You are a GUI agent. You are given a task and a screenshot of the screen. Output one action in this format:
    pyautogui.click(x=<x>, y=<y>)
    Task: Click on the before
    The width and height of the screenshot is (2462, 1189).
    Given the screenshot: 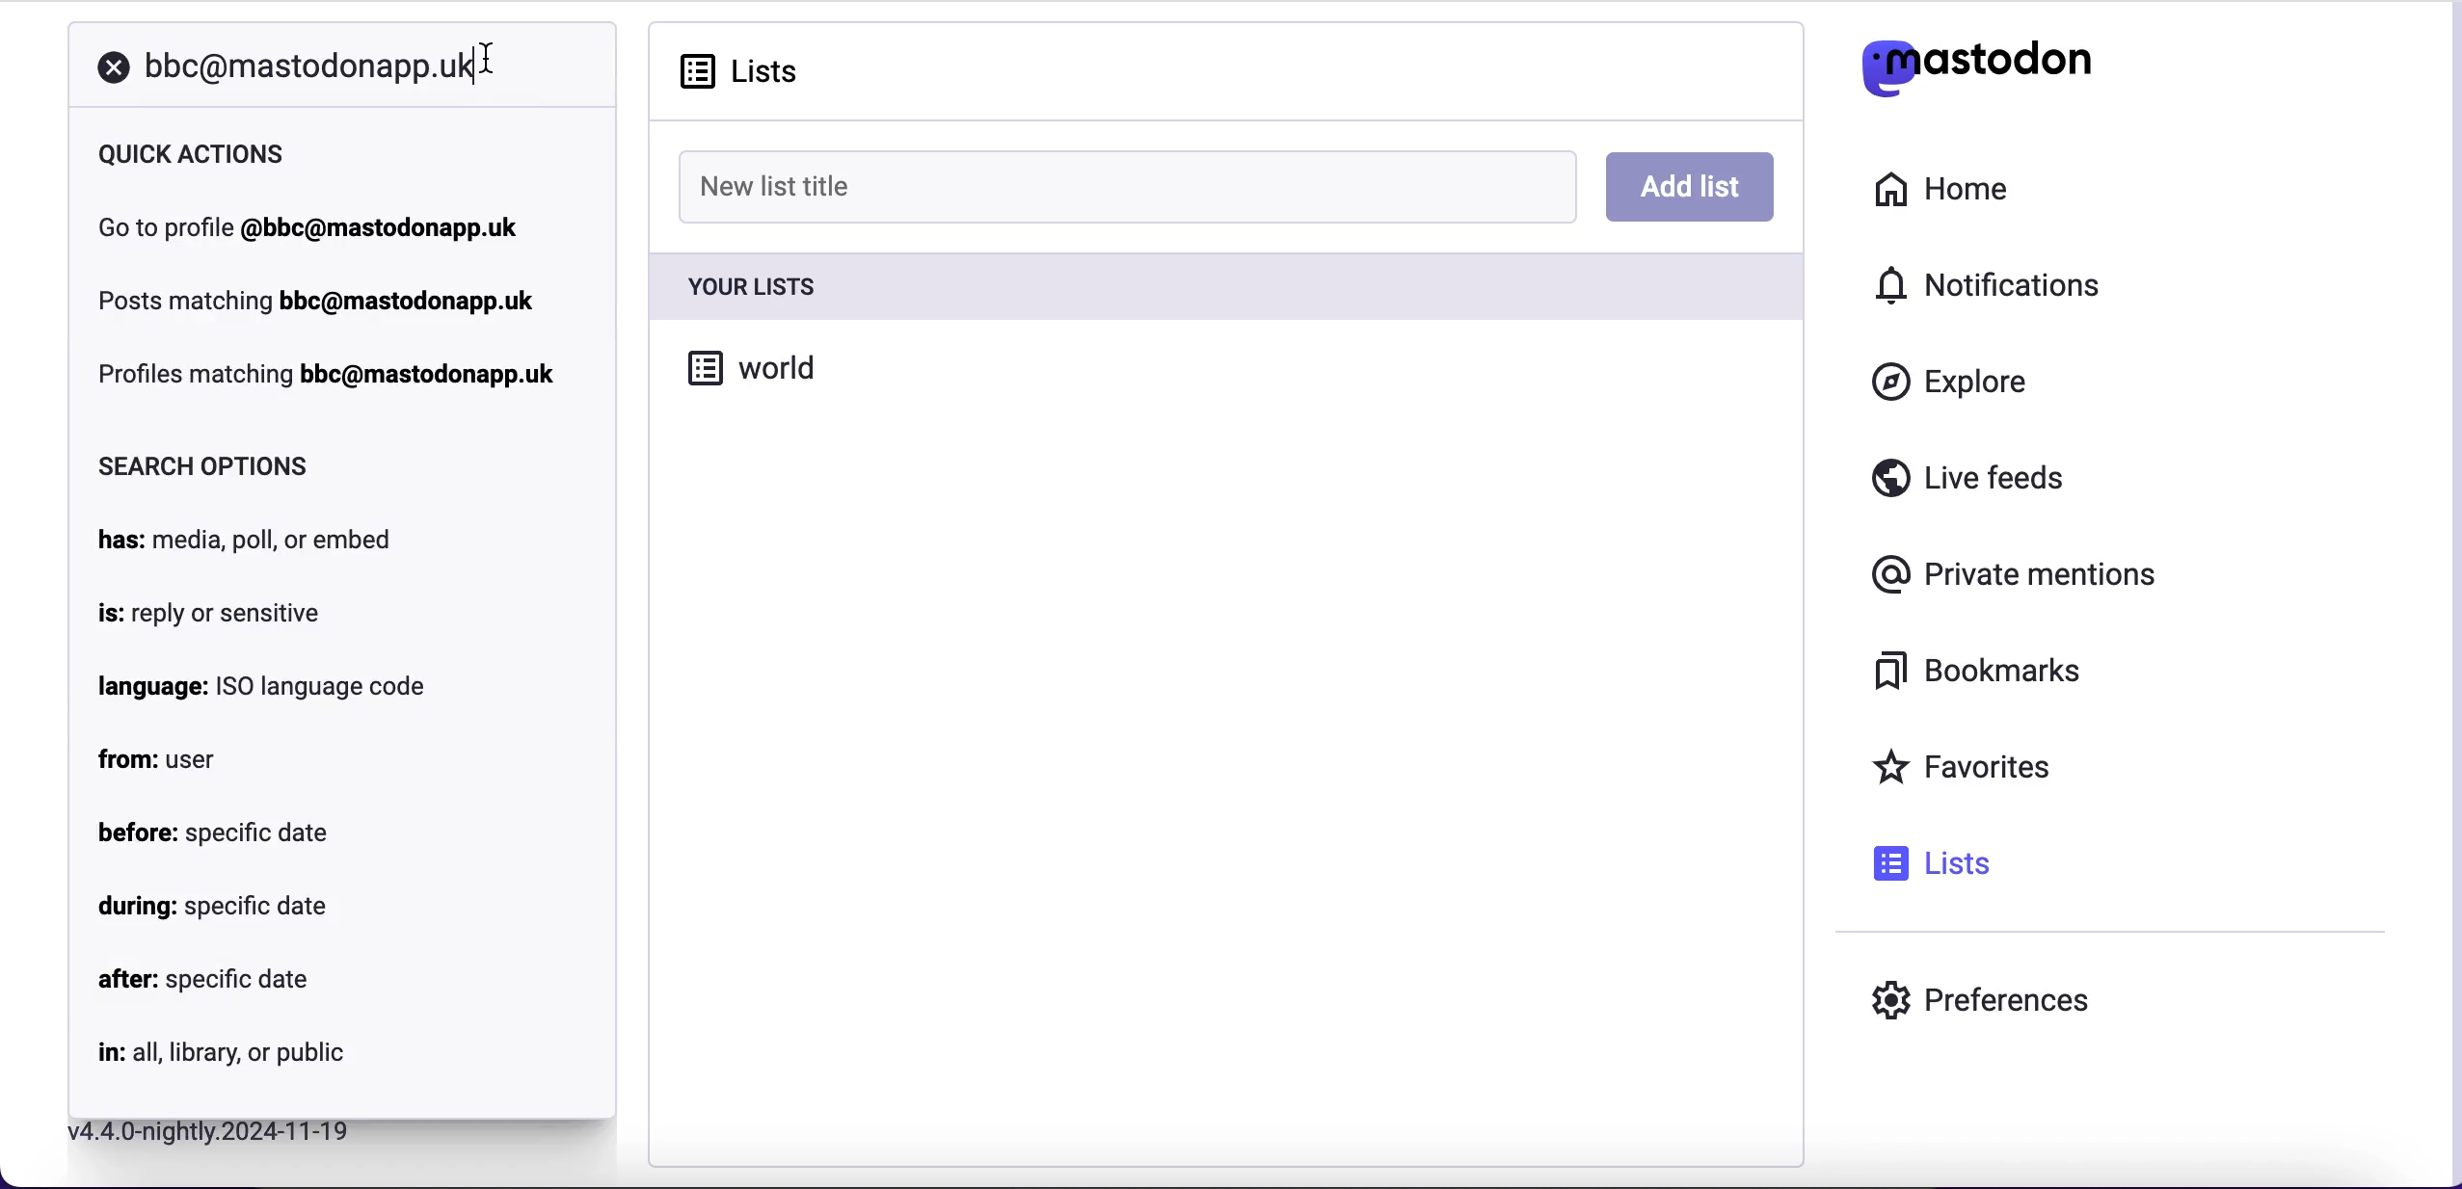 What is the action you would take?
    pyautogui.click(x=214, y=832)
    